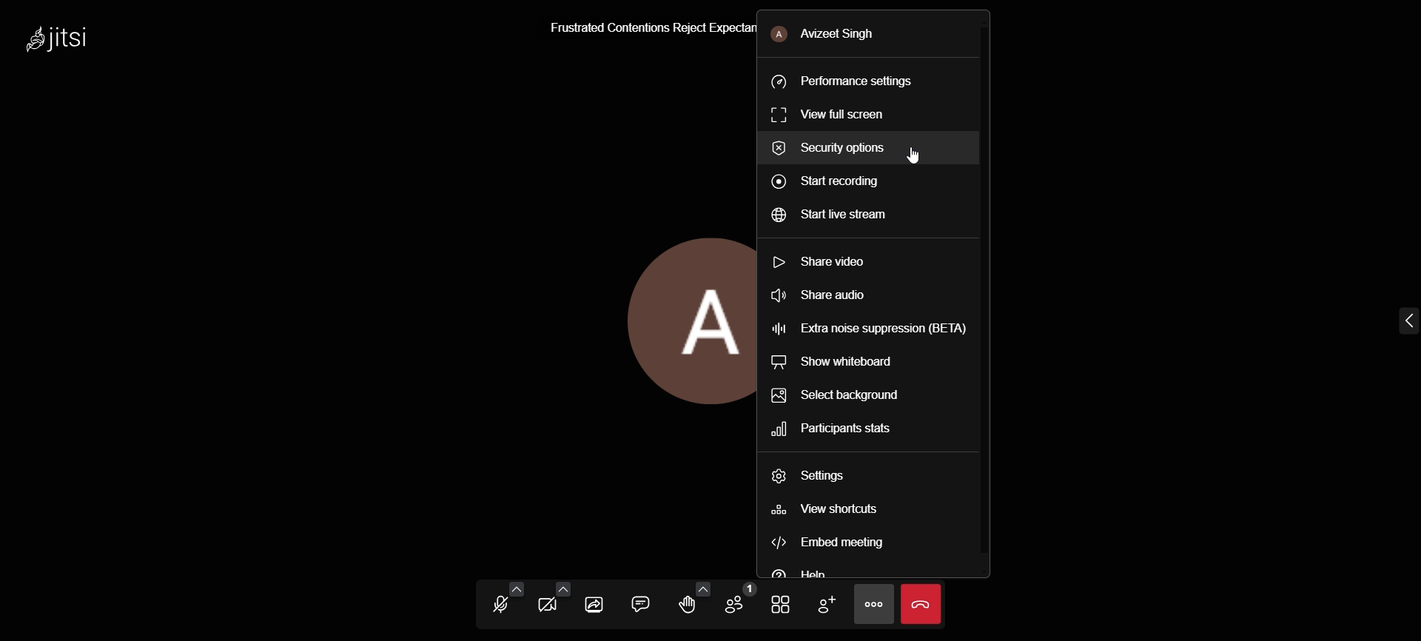 The image size is (1421, 641). I want to click on view shortcuts, so click(826, 510).